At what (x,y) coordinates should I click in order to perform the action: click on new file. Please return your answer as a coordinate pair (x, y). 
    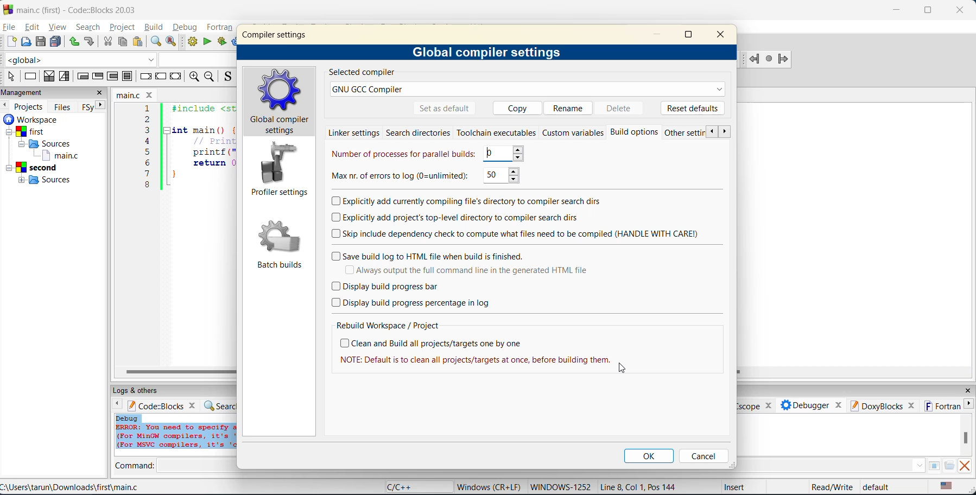
    Looking at the image, I should click on (12, 42).